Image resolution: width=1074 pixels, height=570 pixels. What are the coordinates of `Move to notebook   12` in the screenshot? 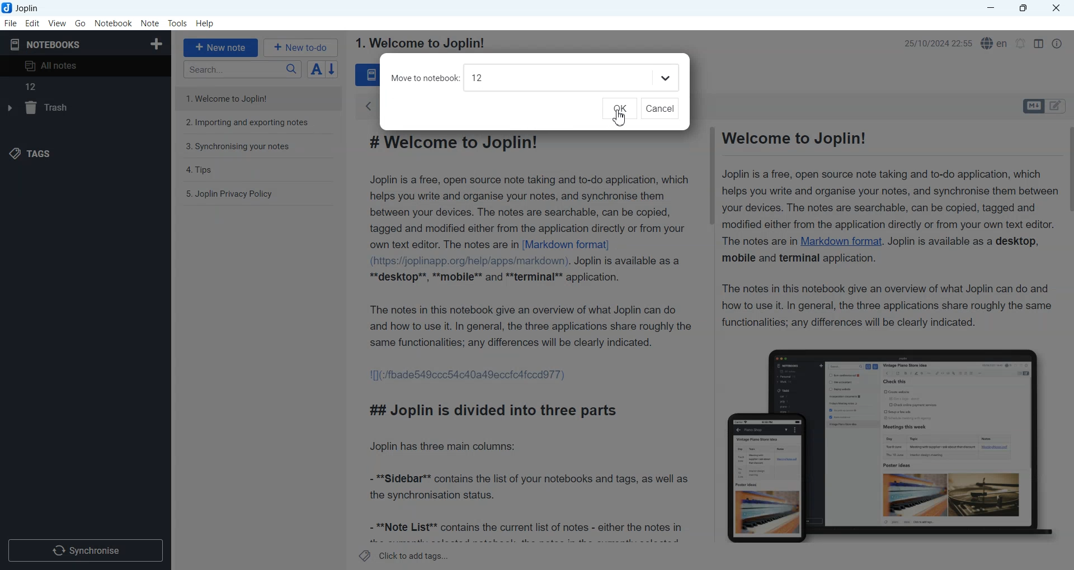 It's located at (516, 78).